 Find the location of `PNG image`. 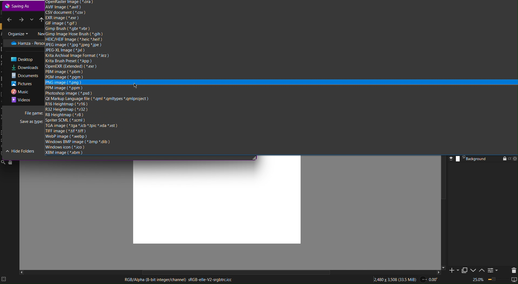

PNG image is located at coordinates (64, 83).